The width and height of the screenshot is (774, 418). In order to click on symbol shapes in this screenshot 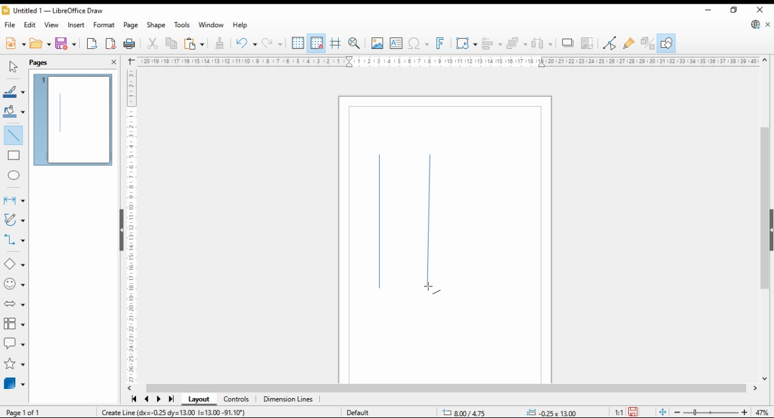, I will do `click(15, 285)`.